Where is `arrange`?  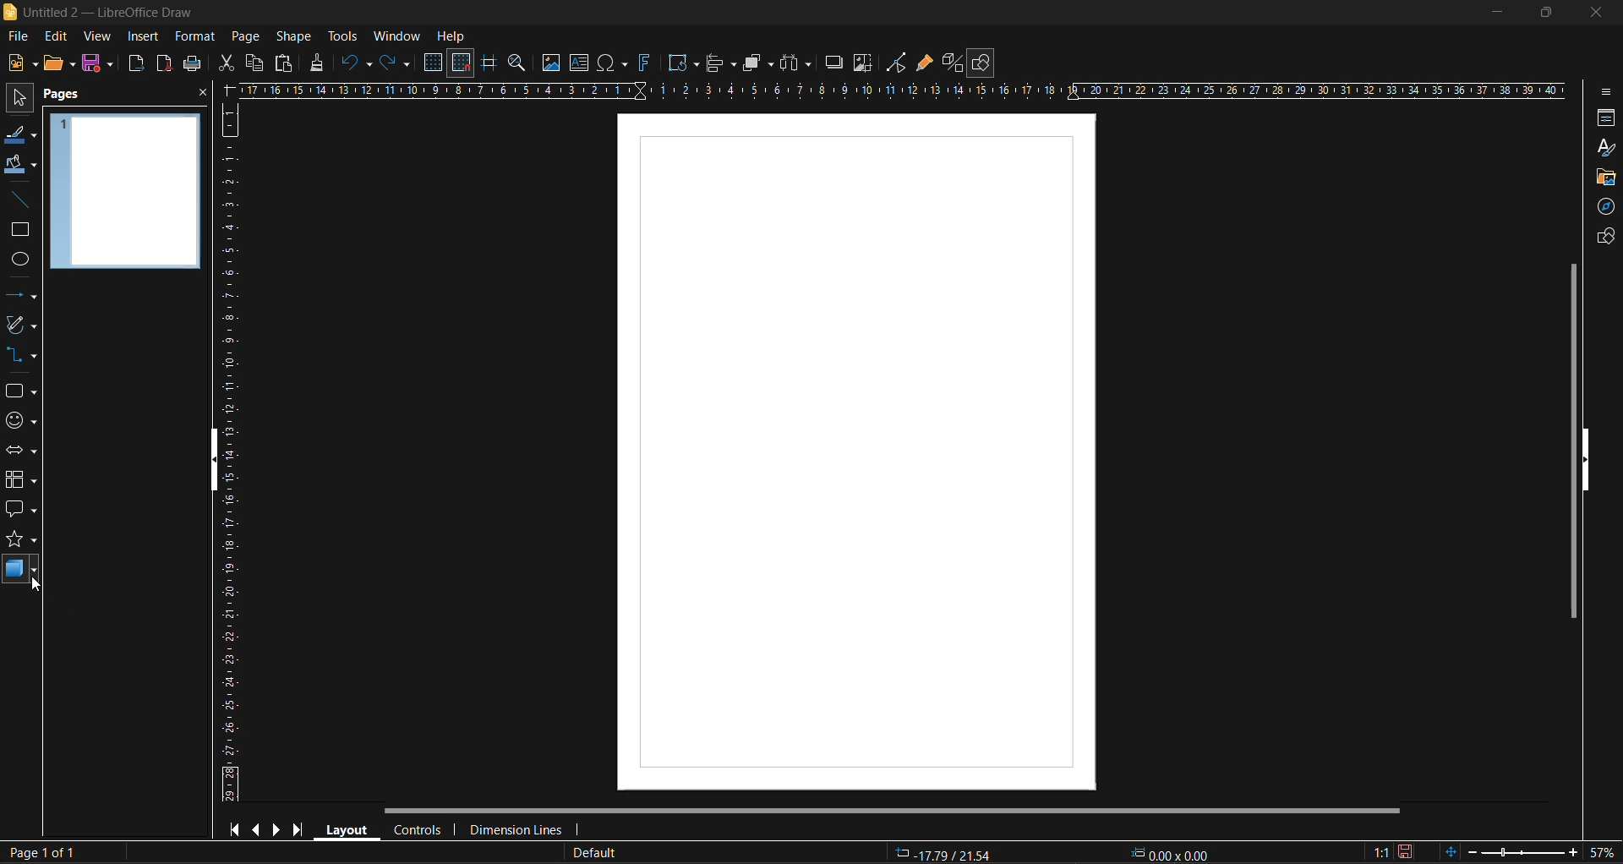 arrange is located at coordinates (756, 63).